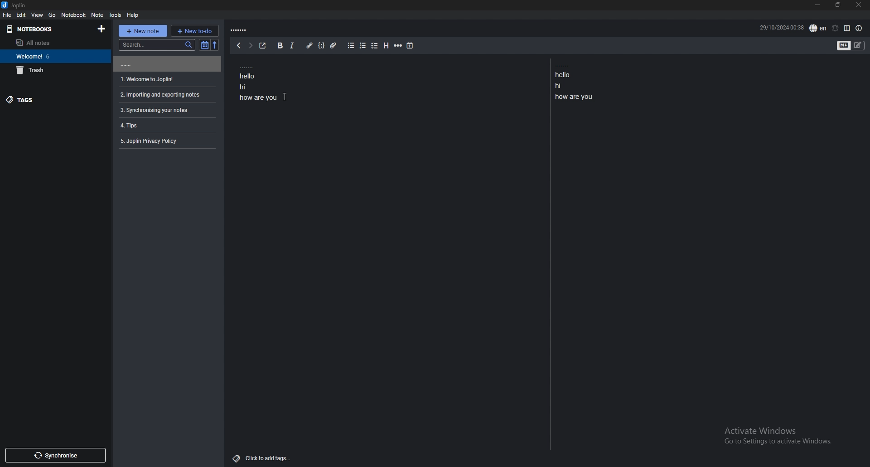  I want to click on horizontal rule, so click(398, 45).